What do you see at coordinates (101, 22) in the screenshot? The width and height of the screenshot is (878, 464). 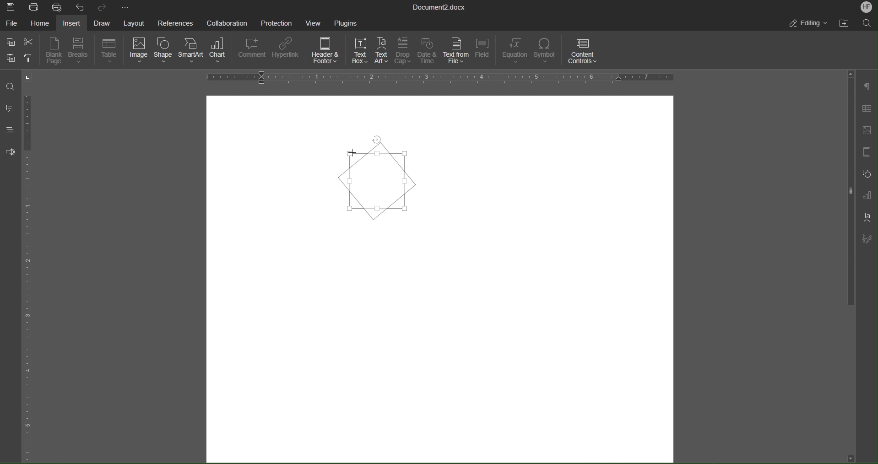 I see `Draw` at bounding box center [101, 22].